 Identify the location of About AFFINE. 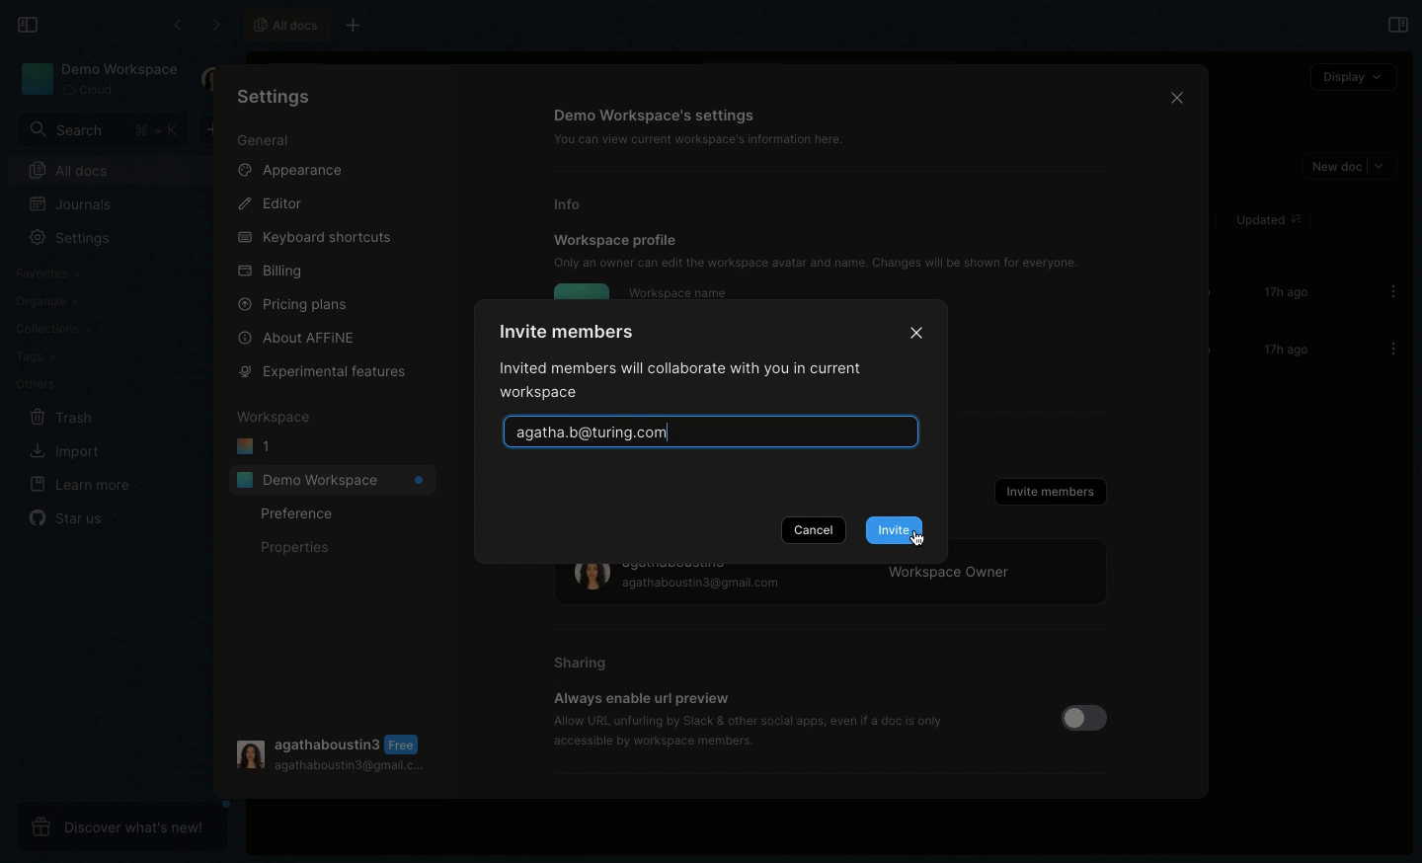
(300, 338).